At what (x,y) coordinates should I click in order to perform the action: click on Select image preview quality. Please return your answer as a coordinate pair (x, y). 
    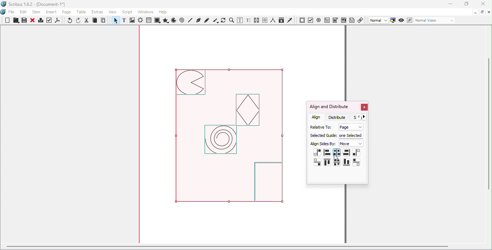
    Looking at the image, I should click on (379, 21).